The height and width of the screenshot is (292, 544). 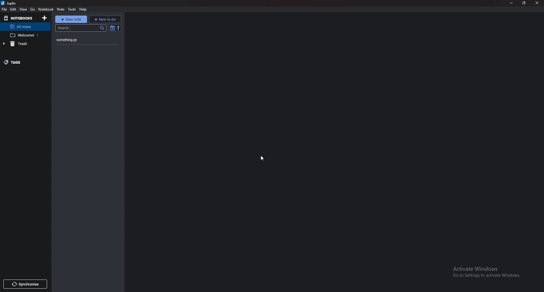 What do you see at coordinates (83, 9) in the screenshot?
I see `help` at bounding box center [83, 9].